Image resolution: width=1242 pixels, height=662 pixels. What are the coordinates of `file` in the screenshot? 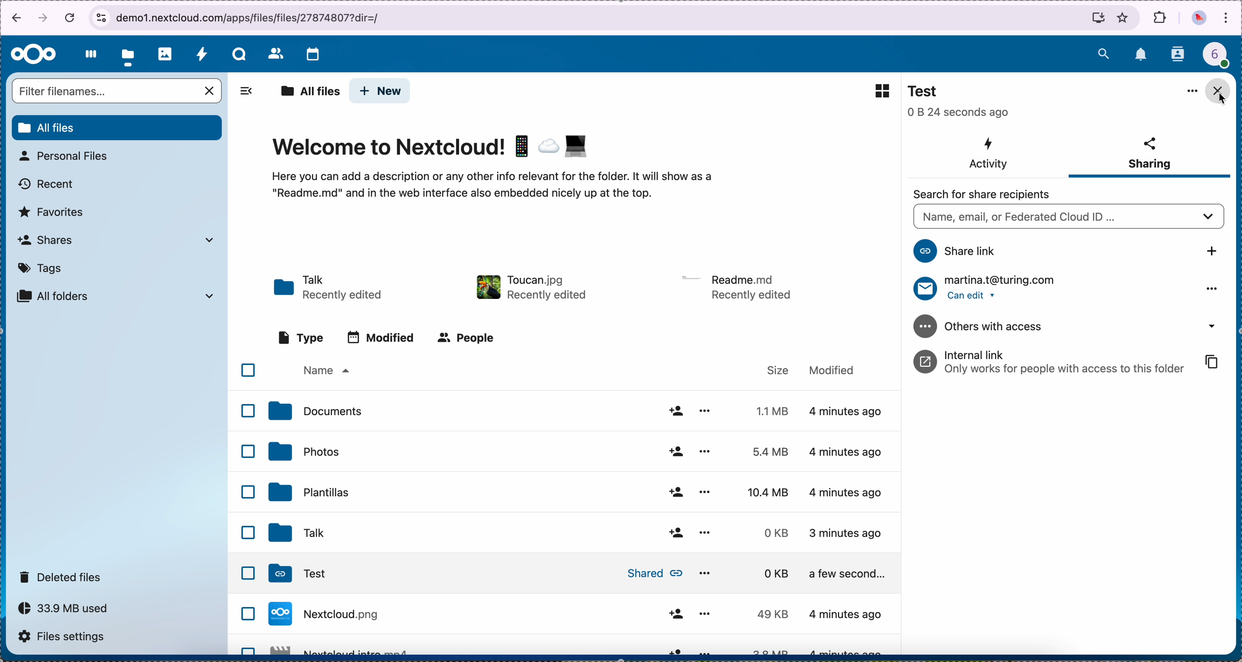 It's located at (579, 646).